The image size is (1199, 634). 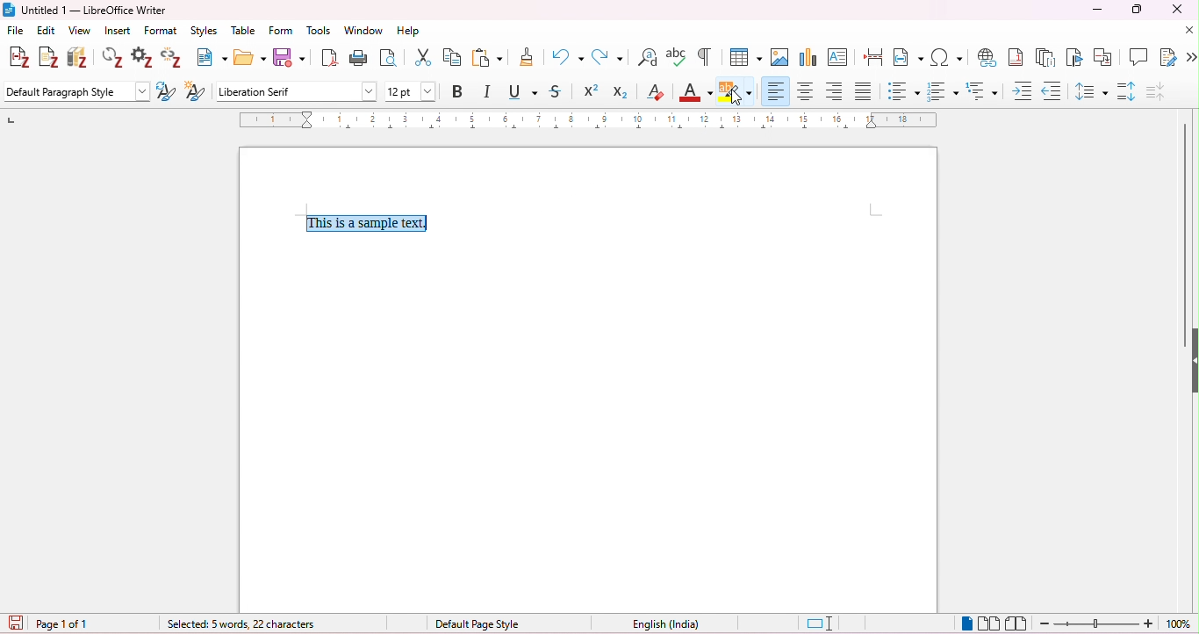 What do you see at coordinates (1138, 56) in the screenshot?
I see `insert comment` at bounding box center [1138, 56].